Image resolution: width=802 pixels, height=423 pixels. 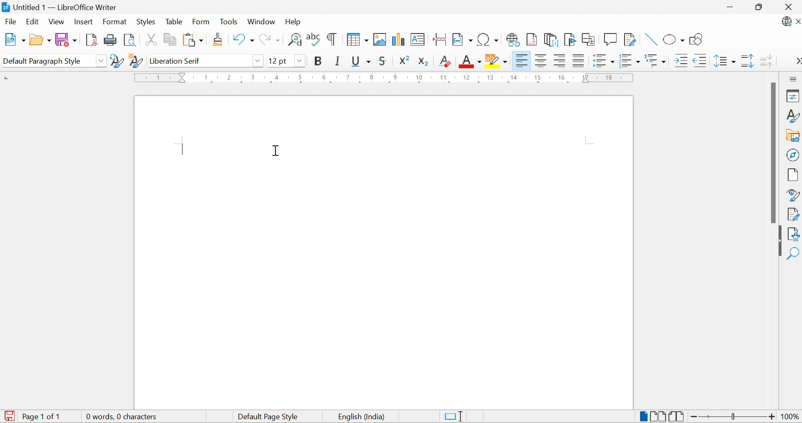 I want to click on Copy, so click(x=169, y=40).